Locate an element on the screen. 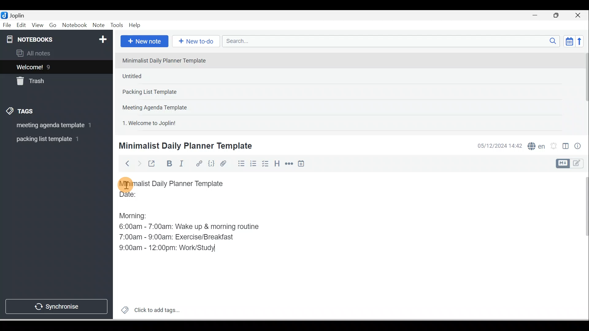 The height and width of the screenshot is (331, 589). Tag 1 is located at coordinates (48, 126).